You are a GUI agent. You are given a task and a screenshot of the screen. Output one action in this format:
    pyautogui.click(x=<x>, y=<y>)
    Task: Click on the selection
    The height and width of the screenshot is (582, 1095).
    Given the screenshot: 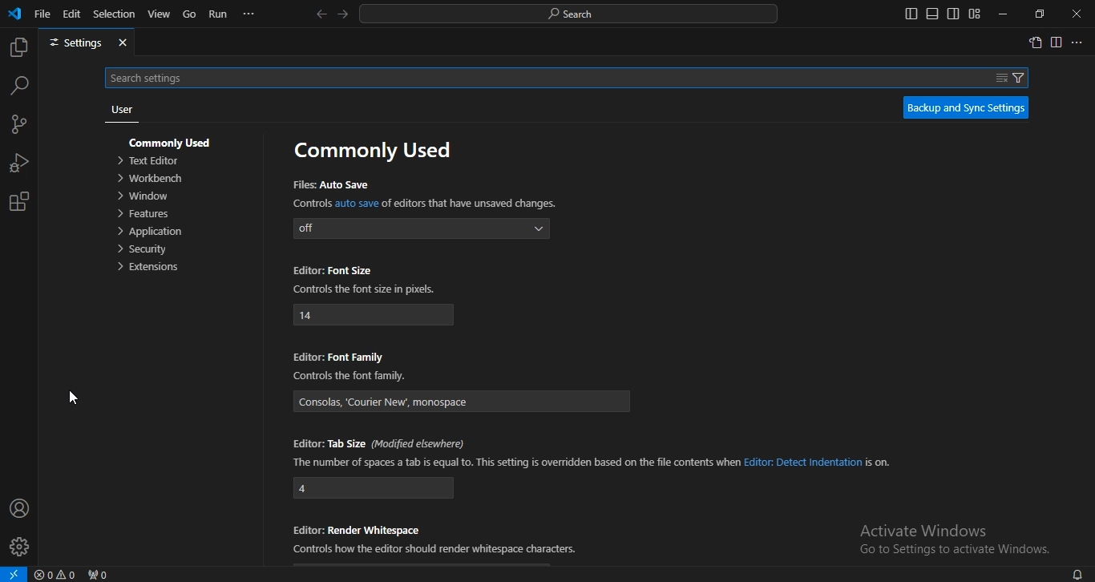 What is the action you would take?
    pyautogui.click(x=115, y=13)
    